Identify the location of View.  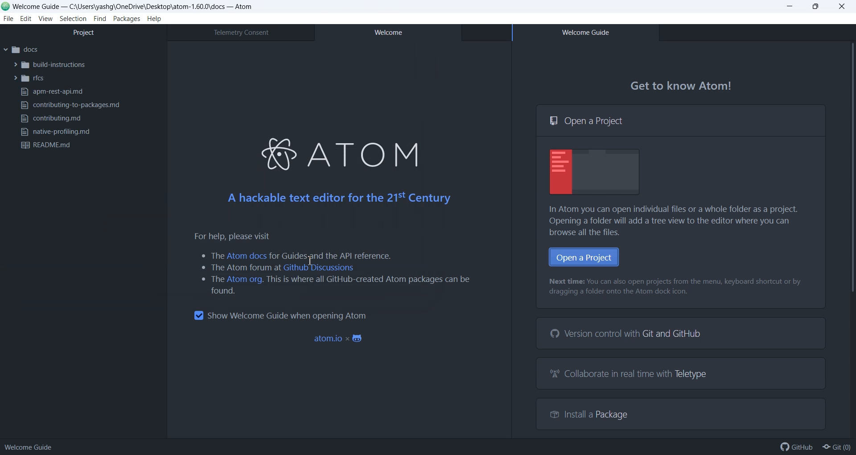
(45, 19).